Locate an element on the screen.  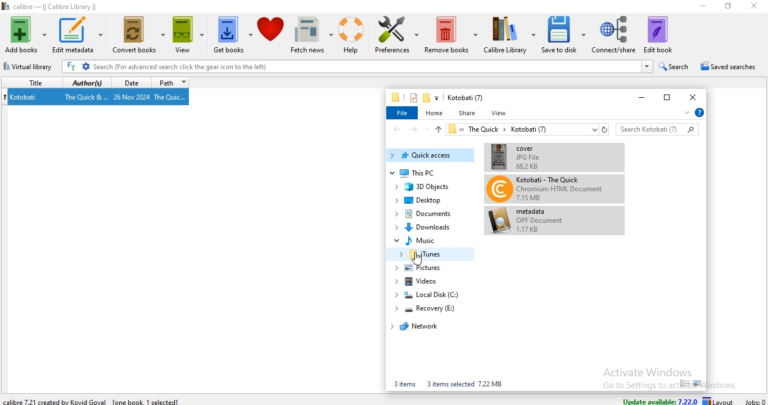
quick access is located at coordinates (430, 156).